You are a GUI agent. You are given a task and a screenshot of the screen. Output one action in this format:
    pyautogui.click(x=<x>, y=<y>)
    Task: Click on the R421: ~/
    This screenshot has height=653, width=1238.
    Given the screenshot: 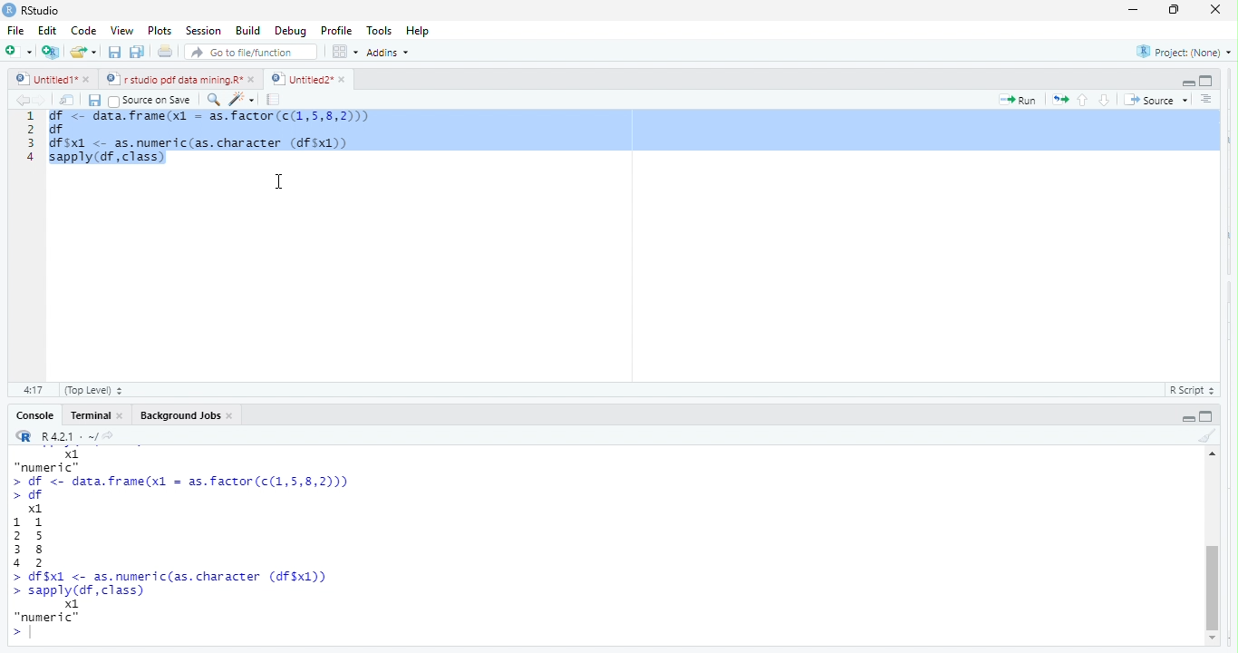 What is the action you would take?
    pyautogui.click(x=79, y=437)
    